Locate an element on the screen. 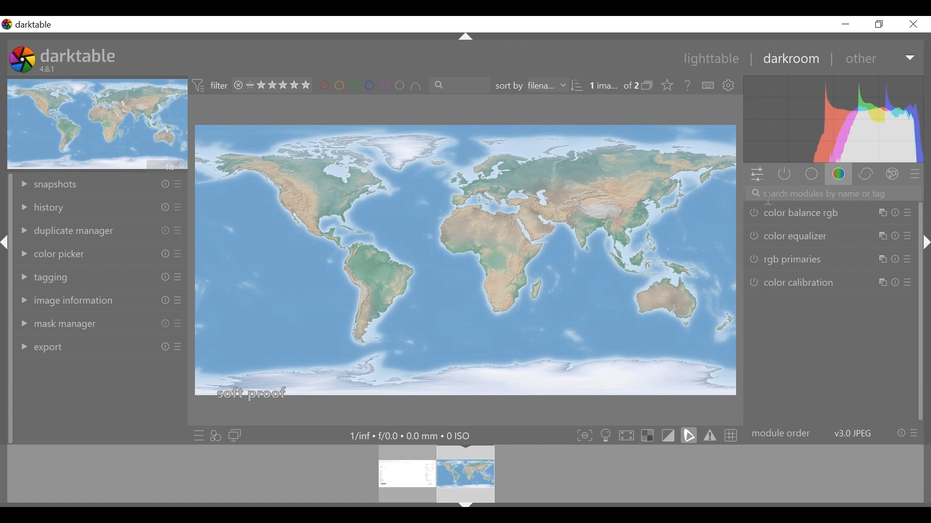  quick access panel is located at coordinates (755, 175).